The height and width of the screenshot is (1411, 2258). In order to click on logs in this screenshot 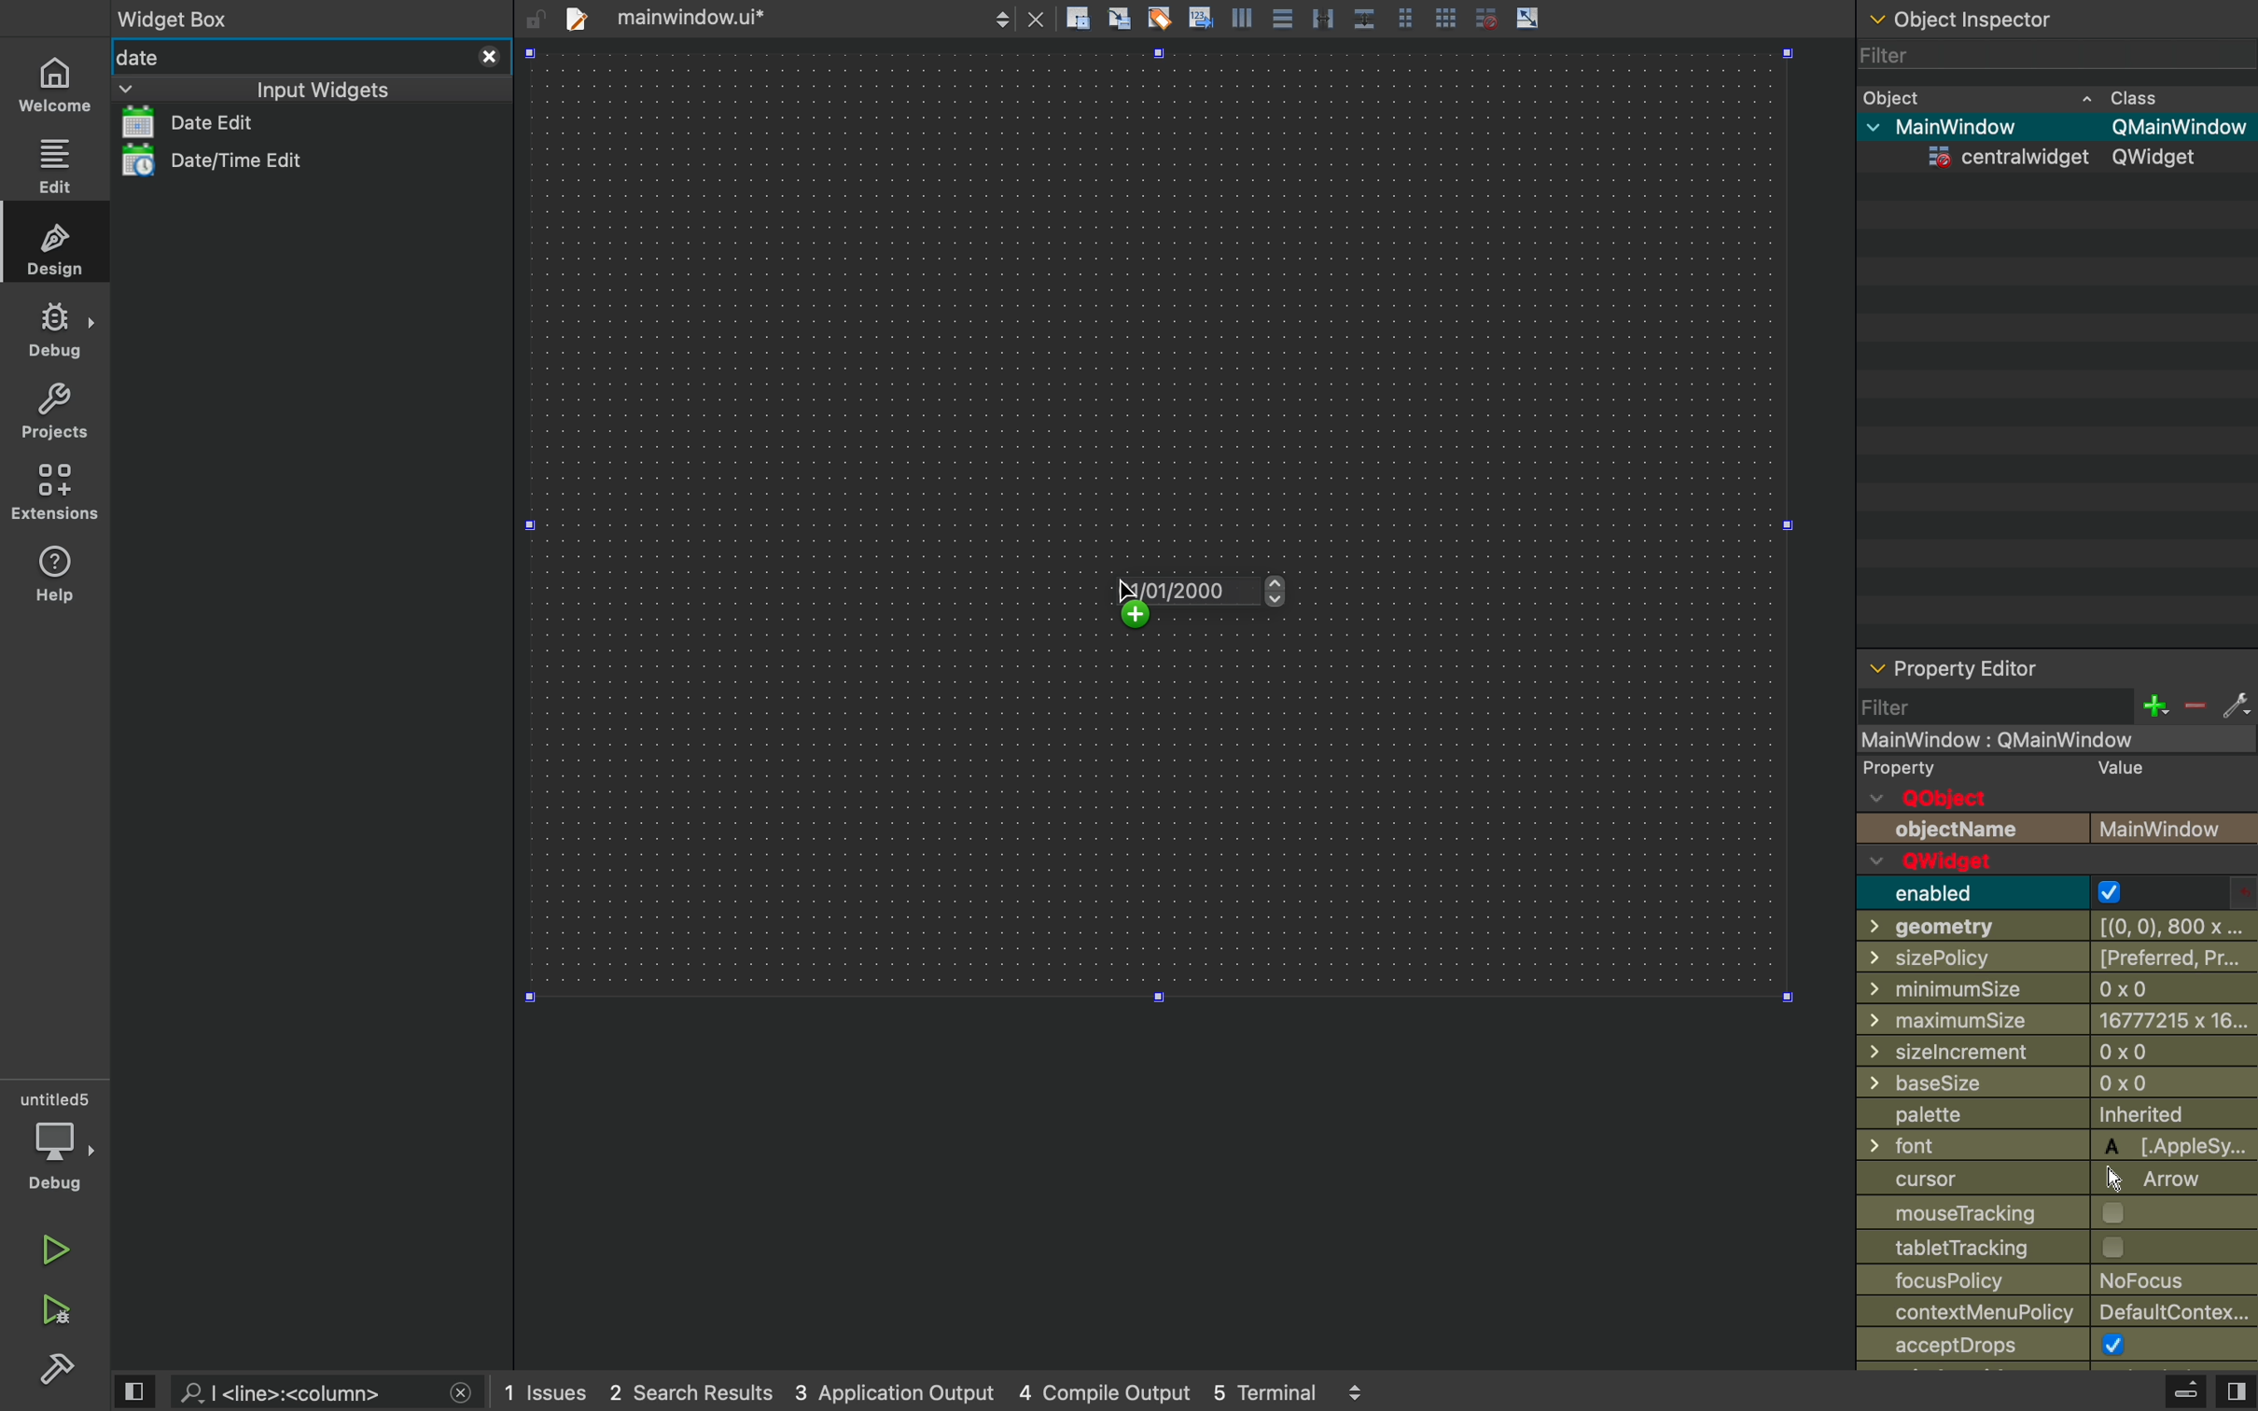, I will do `click(934, 1390)`.